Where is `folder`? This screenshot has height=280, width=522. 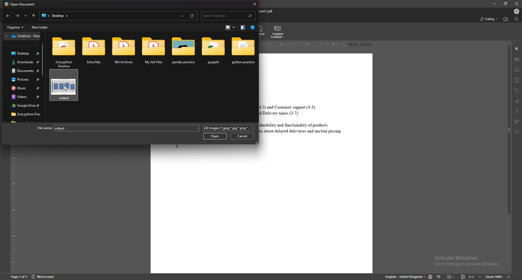 folder is located at coordinates (182, 51).